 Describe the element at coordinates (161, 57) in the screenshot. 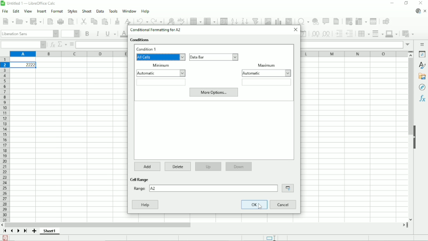

I see `All cells` at that location.